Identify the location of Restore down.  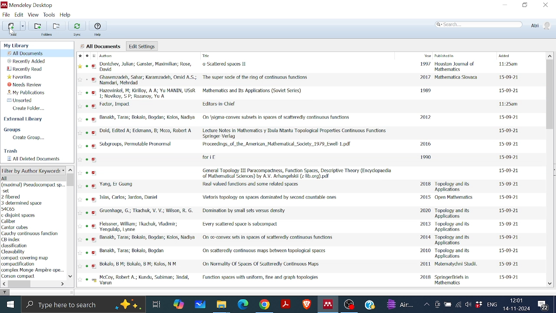
(525, 5).